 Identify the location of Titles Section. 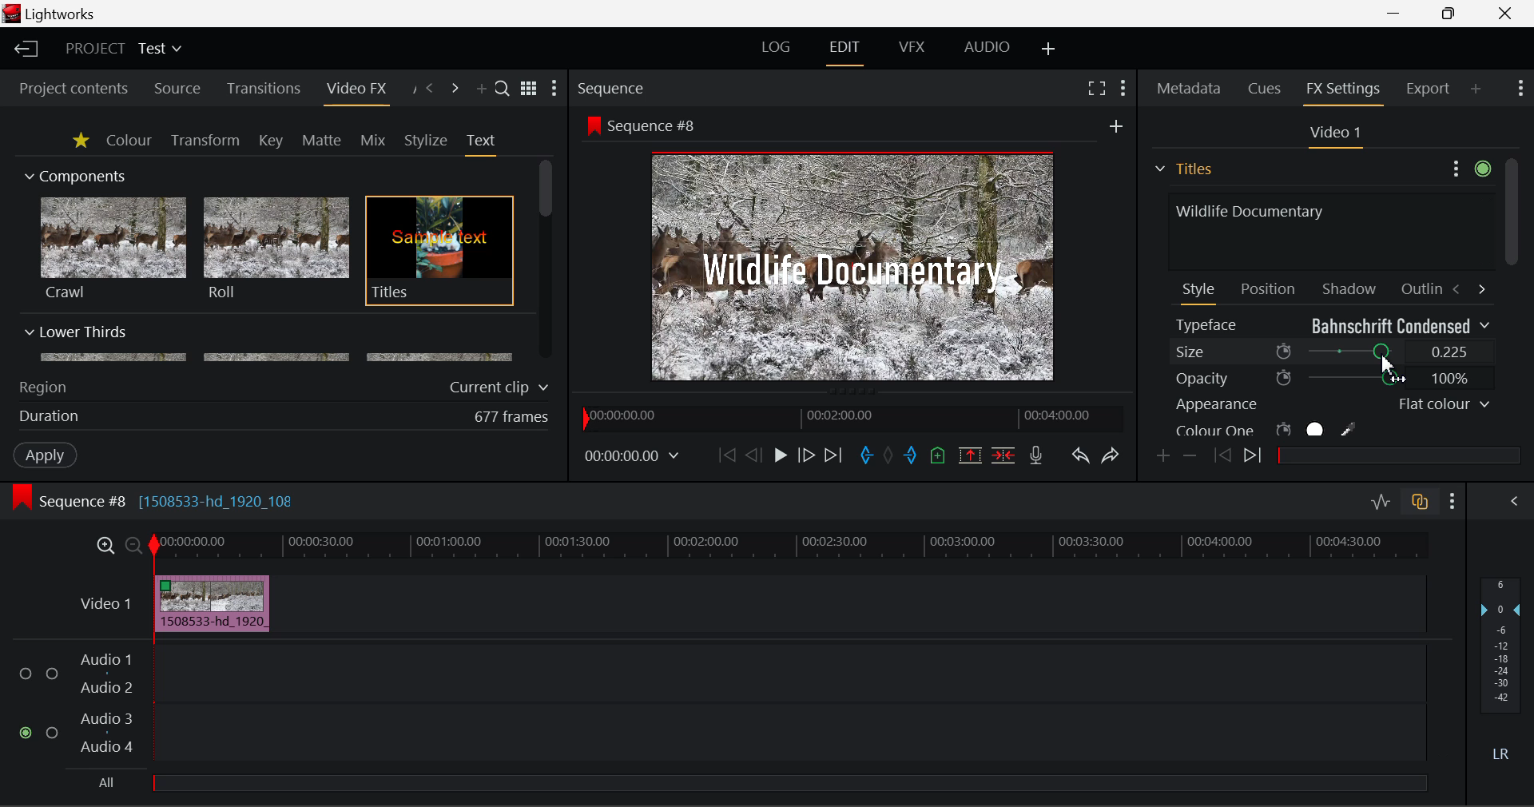
(1183, 169).